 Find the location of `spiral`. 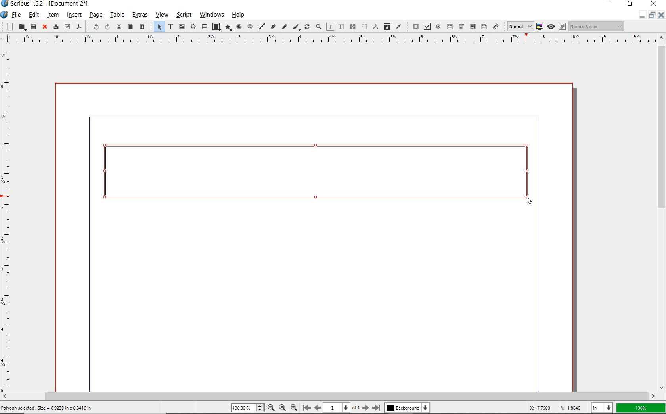

spiral is located at coordinates (251, 27).